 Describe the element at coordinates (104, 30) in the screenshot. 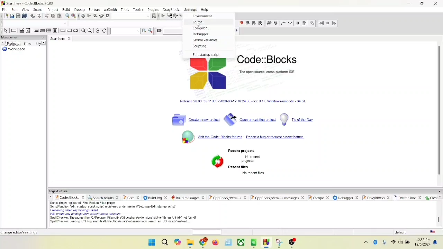

I see `toggle comment` at that location.